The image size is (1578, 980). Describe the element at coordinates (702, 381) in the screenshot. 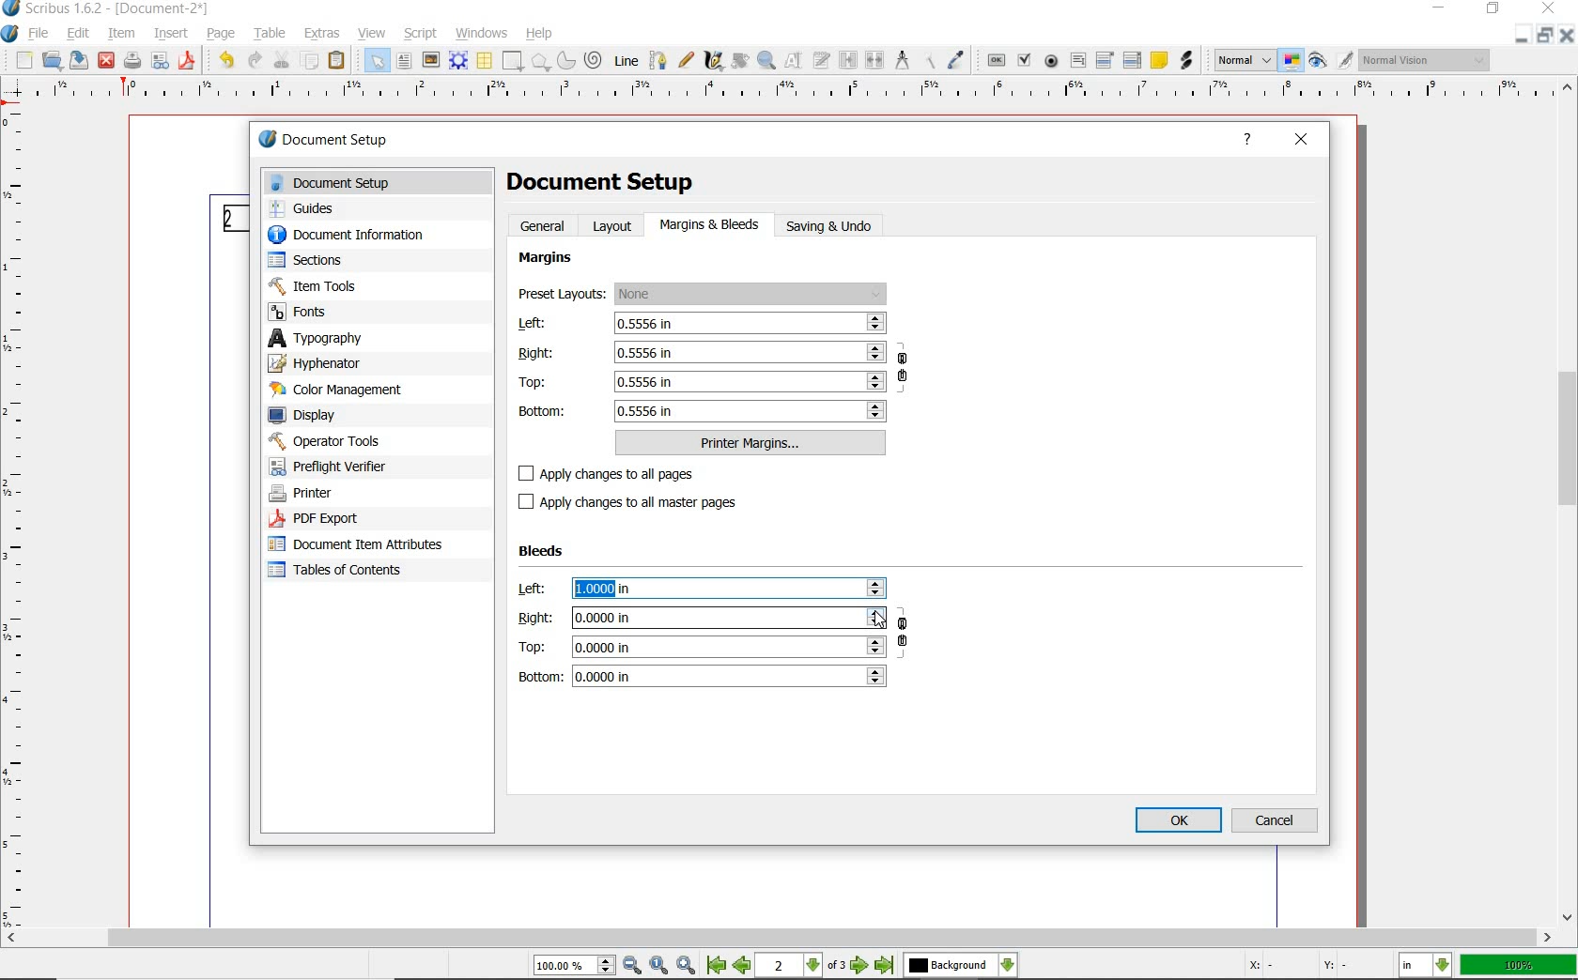

I see `Top` at that location.